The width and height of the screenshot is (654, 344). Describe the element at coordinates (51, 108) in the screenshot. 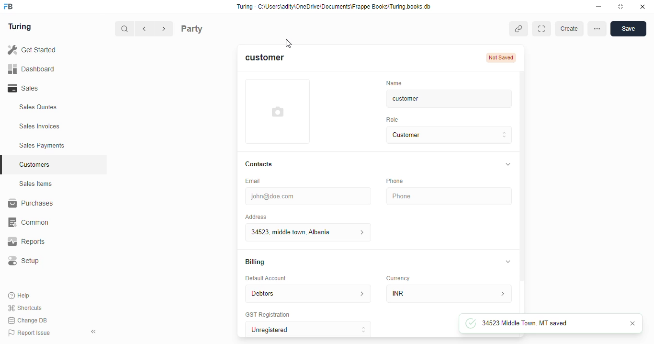

I see `Sales Quotes` at that location.